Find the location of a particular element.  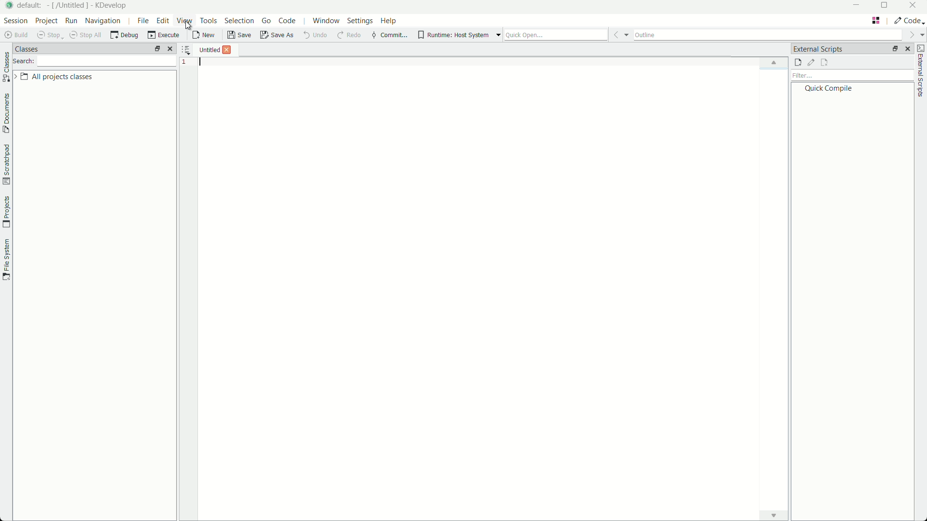

cursor is located at coordinates (188, 28).